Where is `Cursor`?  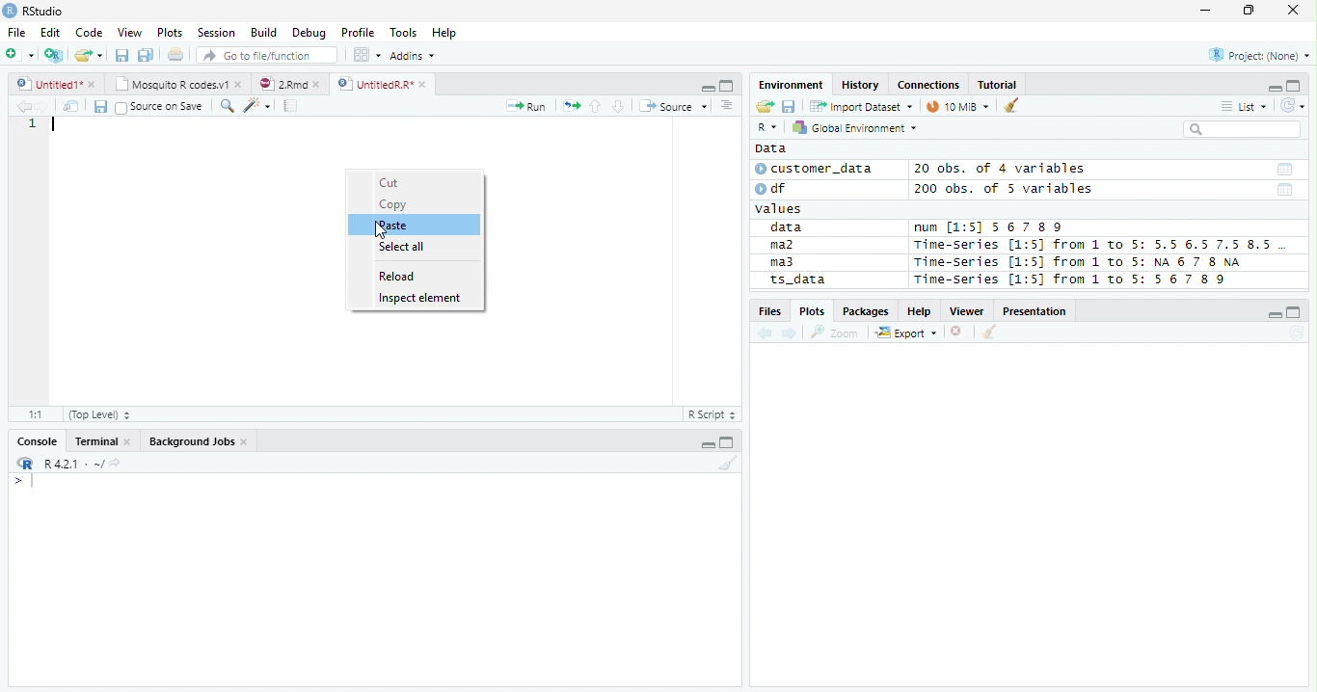 Cursor is located at coordinates (377, 228).